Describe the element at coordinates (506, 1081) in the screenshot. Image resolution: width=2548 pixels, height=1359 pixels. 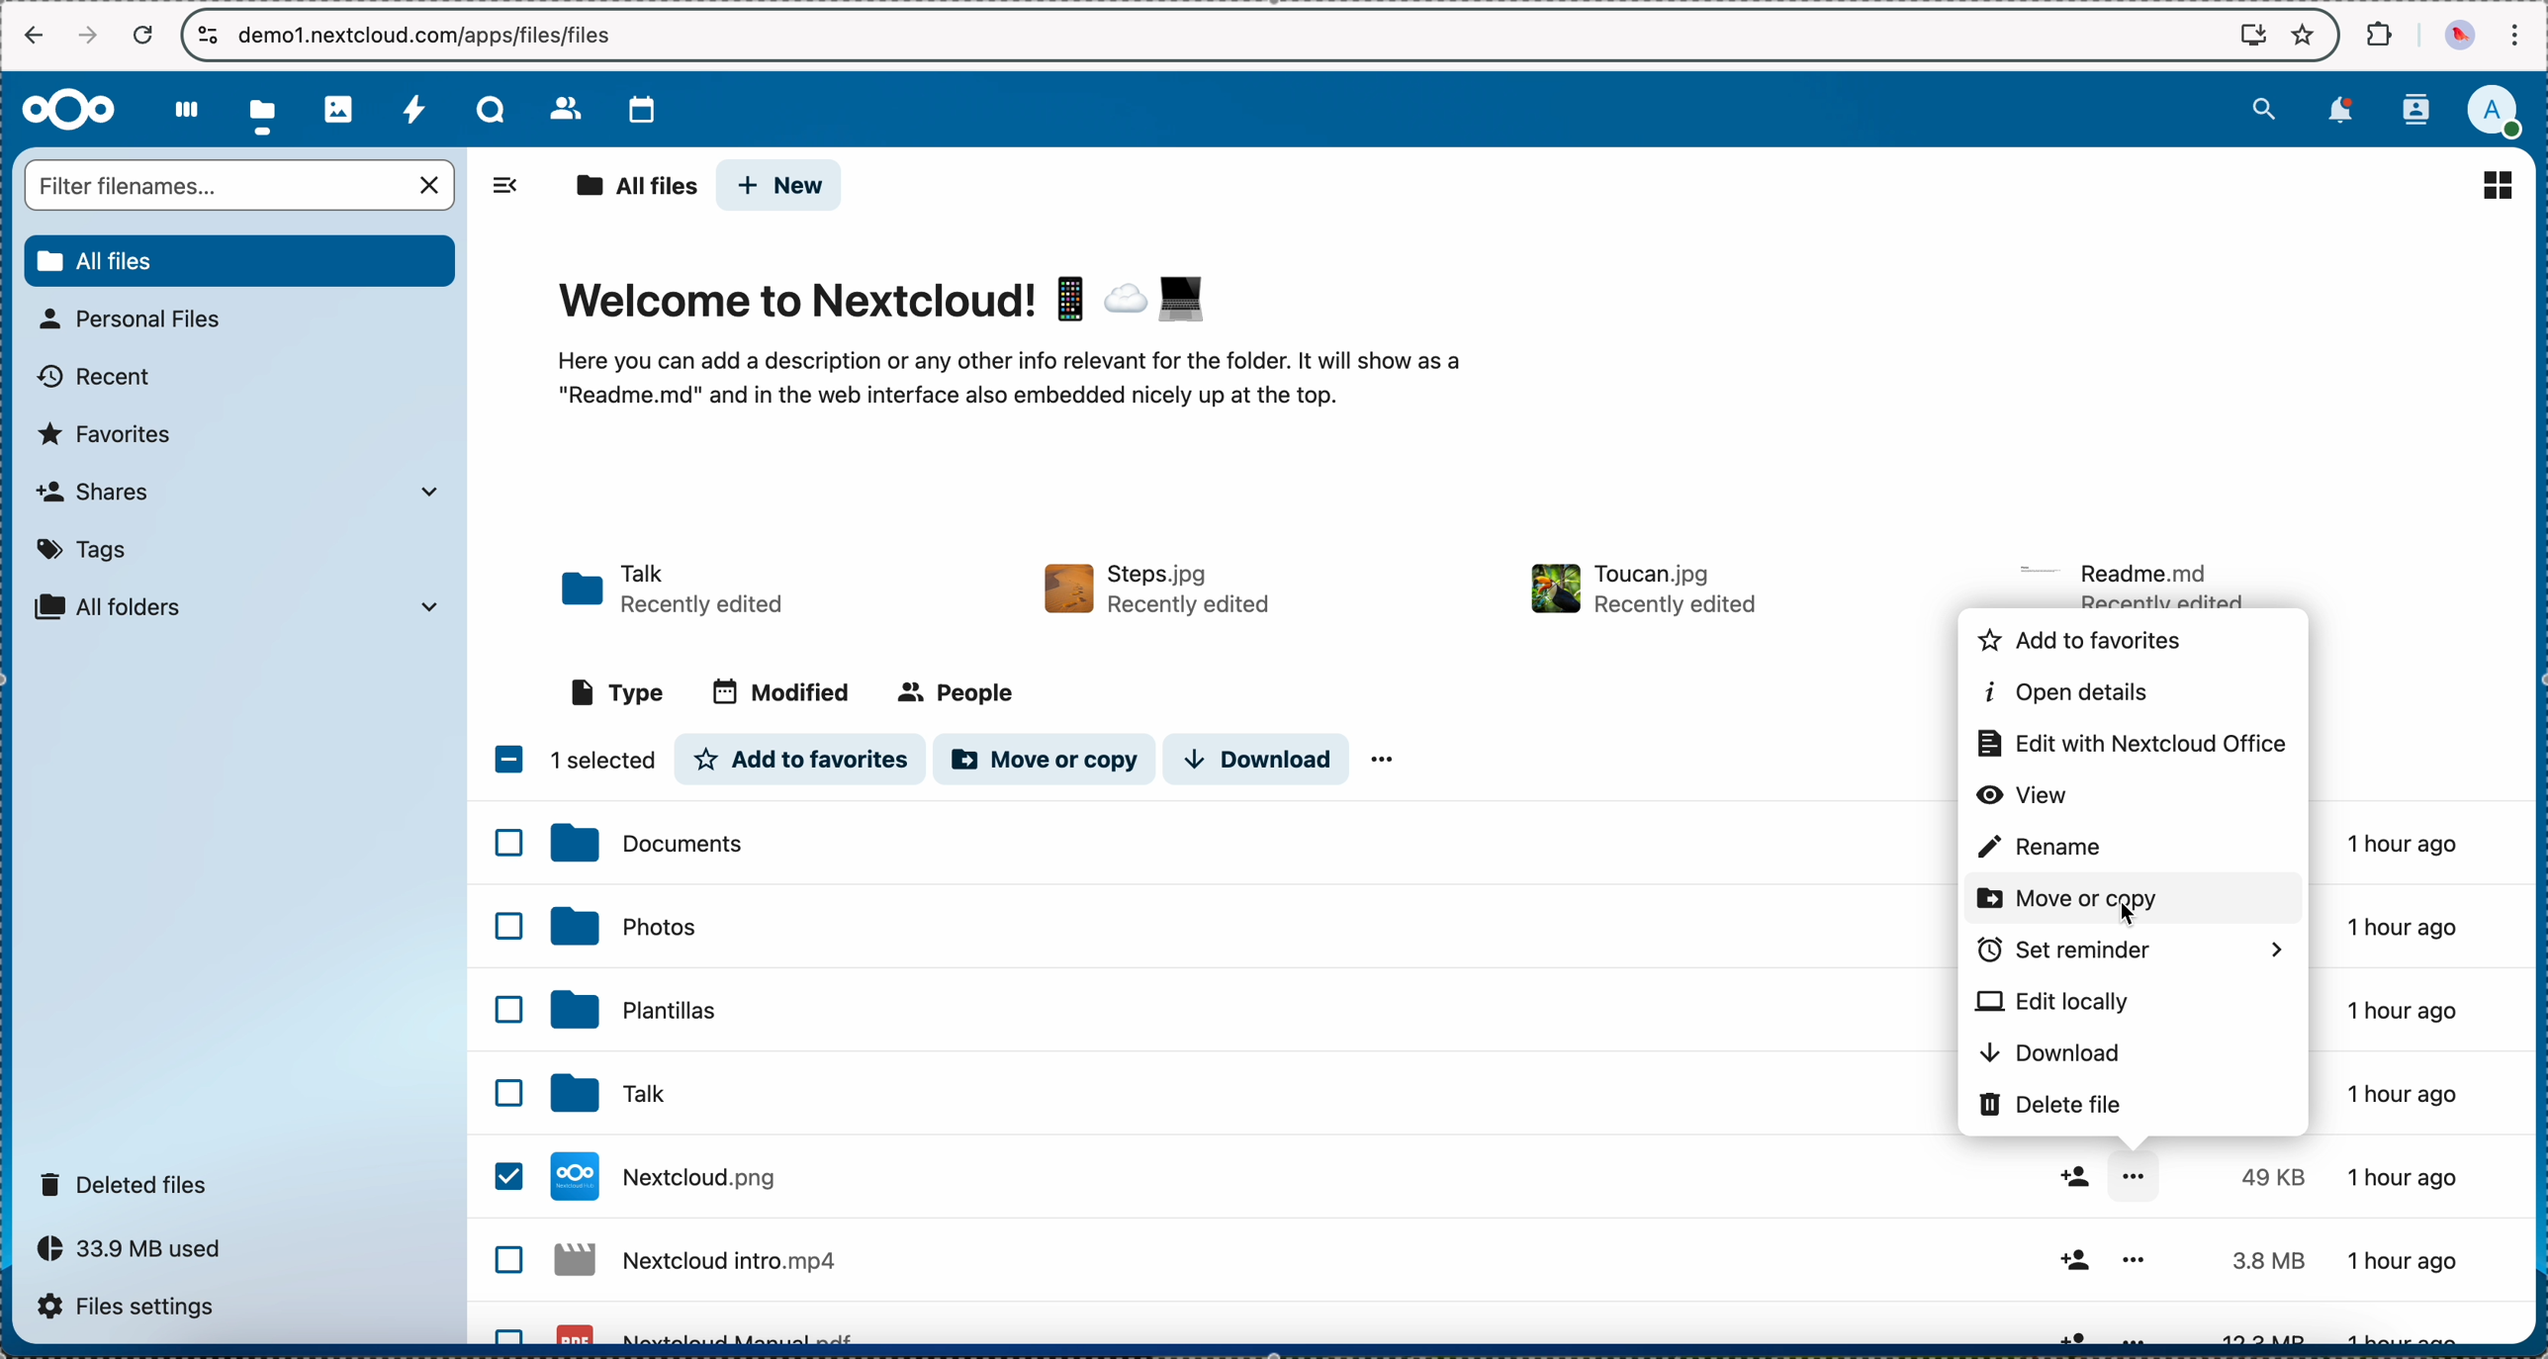
I see `checkbox list` at that location.